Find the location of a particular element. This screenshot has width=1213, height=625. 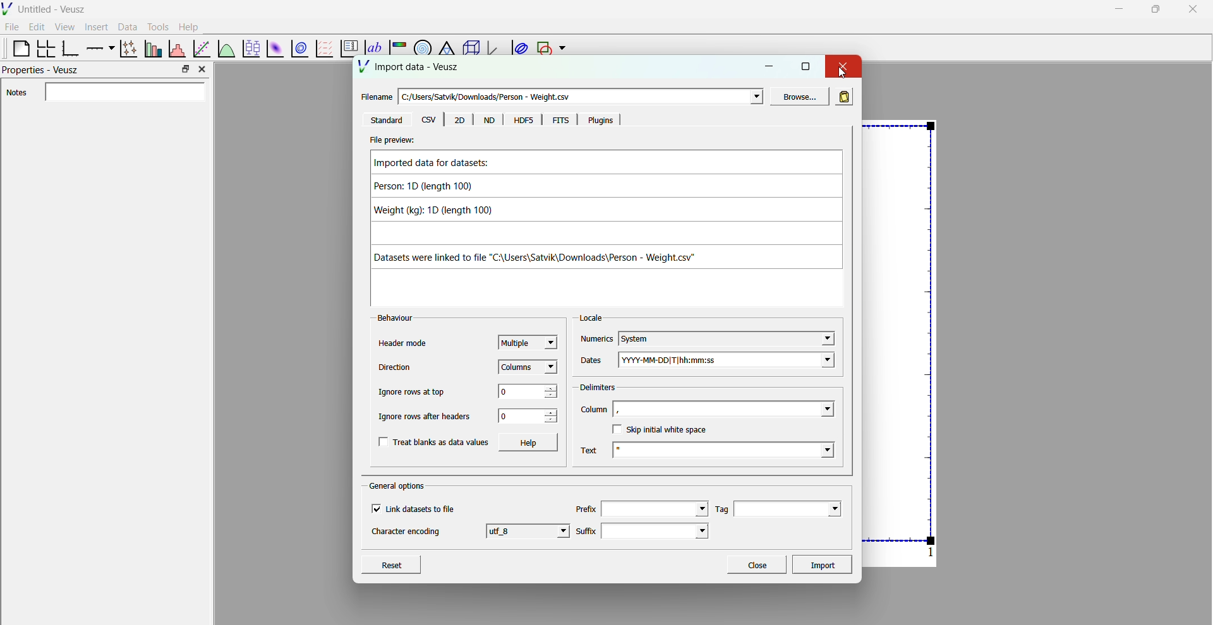

close is located at coordinates (1193, 9).